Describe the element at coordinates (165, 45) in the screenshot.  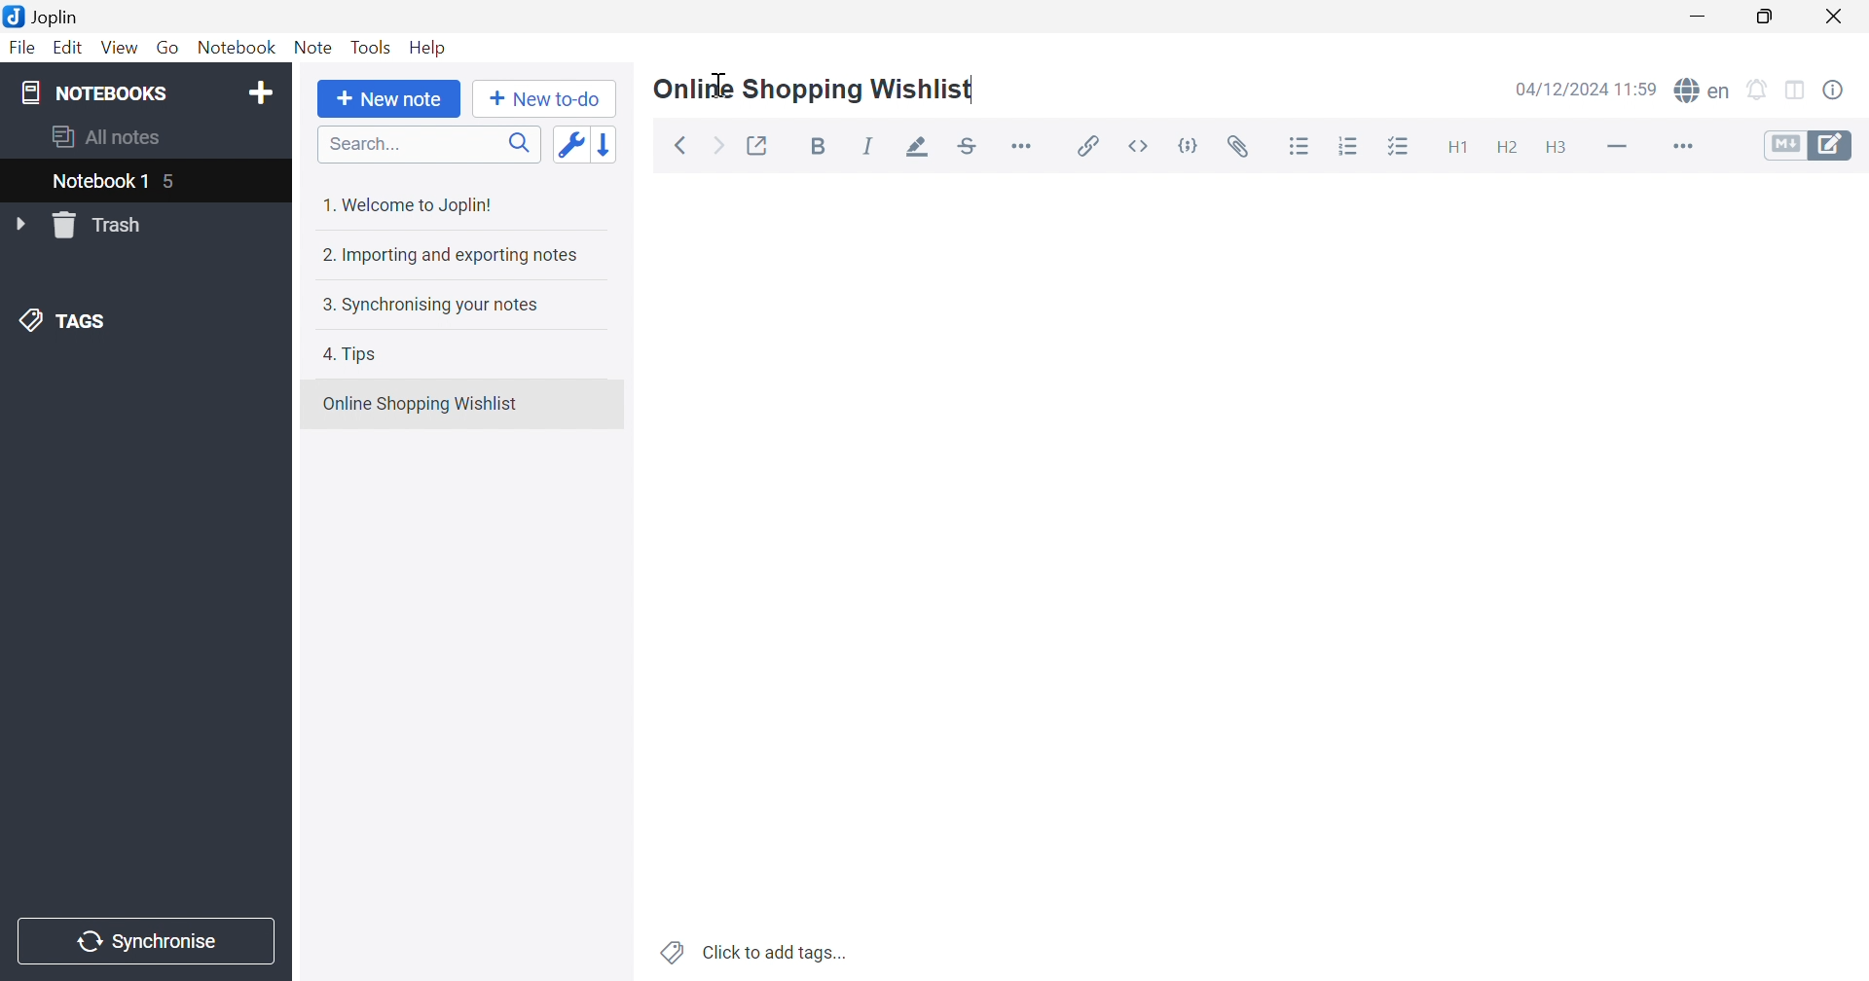
I see `Go` at that location.